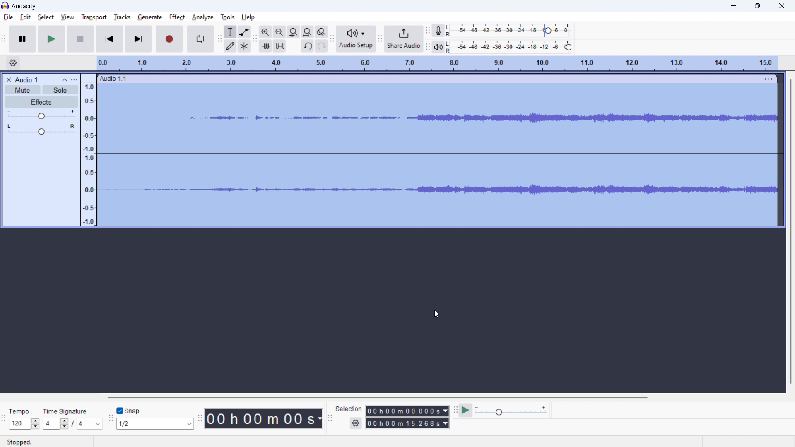 The image size is (795, 447). I want to click on collapse, so click(64, 80).